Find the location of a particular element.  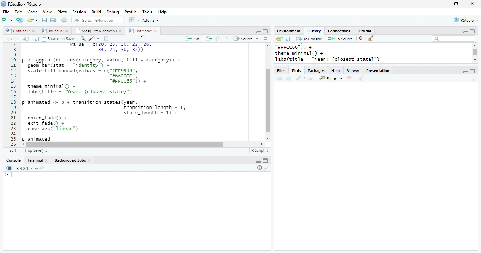

start typing is located at coordinates (9, 175).